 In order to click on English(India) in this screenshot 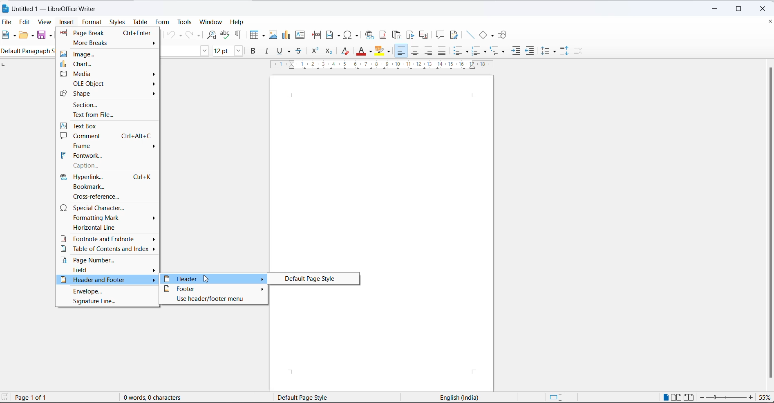, I will do `click(451, 397)`.